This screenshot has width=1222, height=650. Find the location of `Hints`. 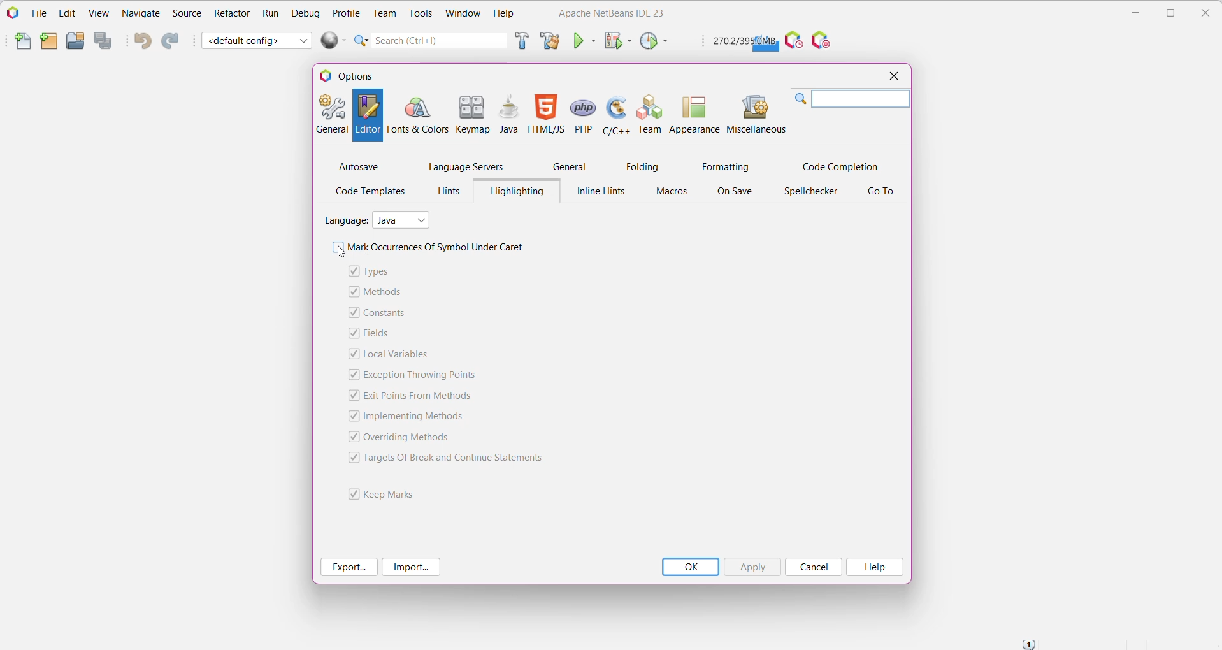

Hints is located at coordinates (446, 191).